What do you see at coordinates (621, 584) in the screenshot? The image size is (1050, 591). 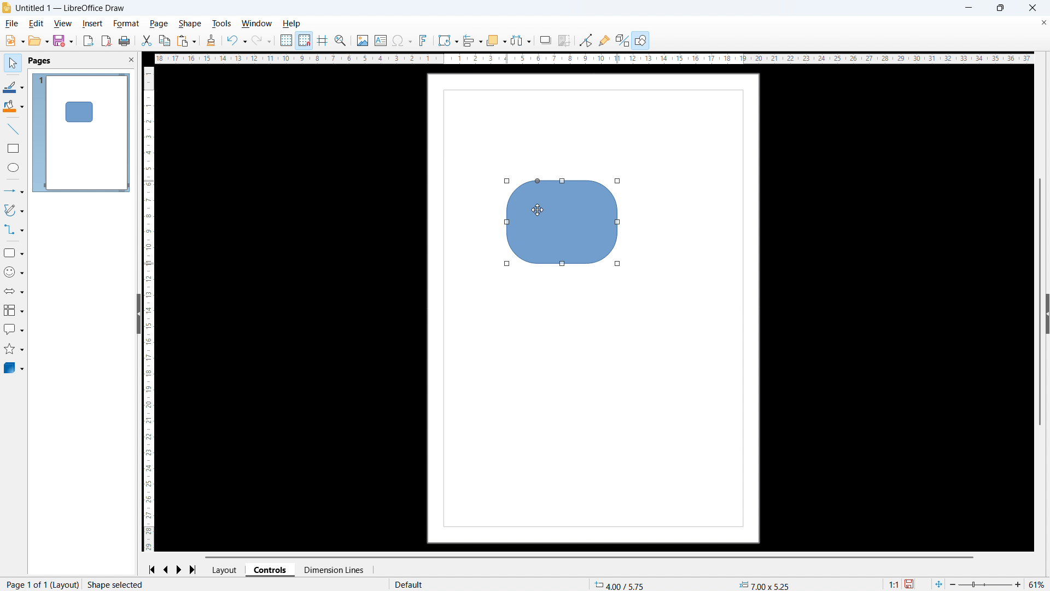 I see `4.00/5.75` at bounding box center [621, 584].